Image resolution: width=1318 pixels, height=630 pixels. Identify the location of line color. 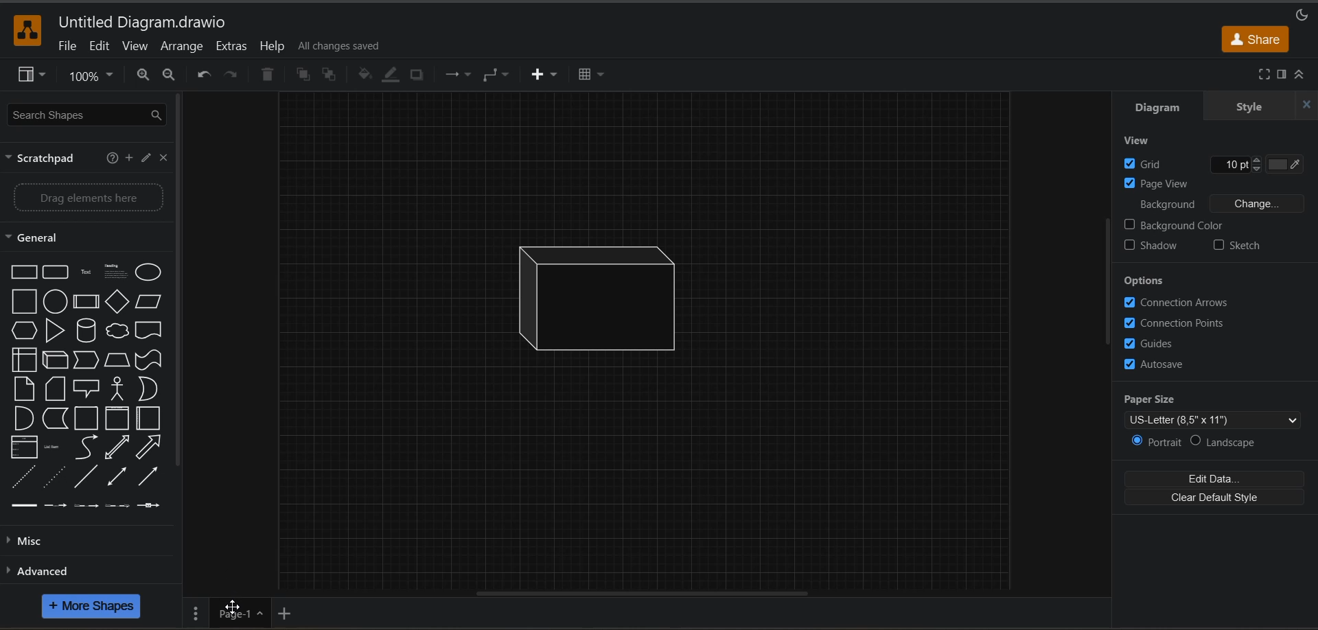
(390, 75).